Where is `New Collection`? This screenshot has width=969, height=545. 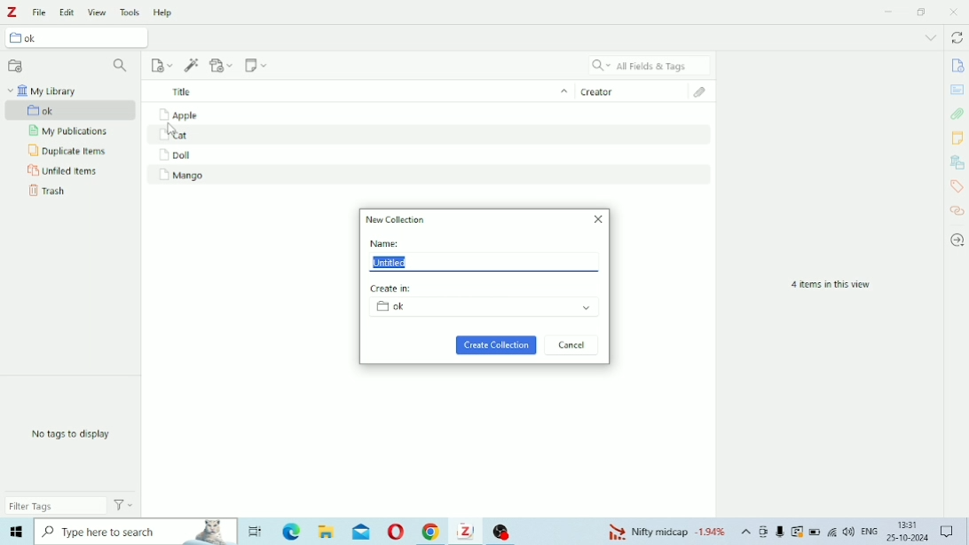 New Collection is located at coordinates (398, 218).